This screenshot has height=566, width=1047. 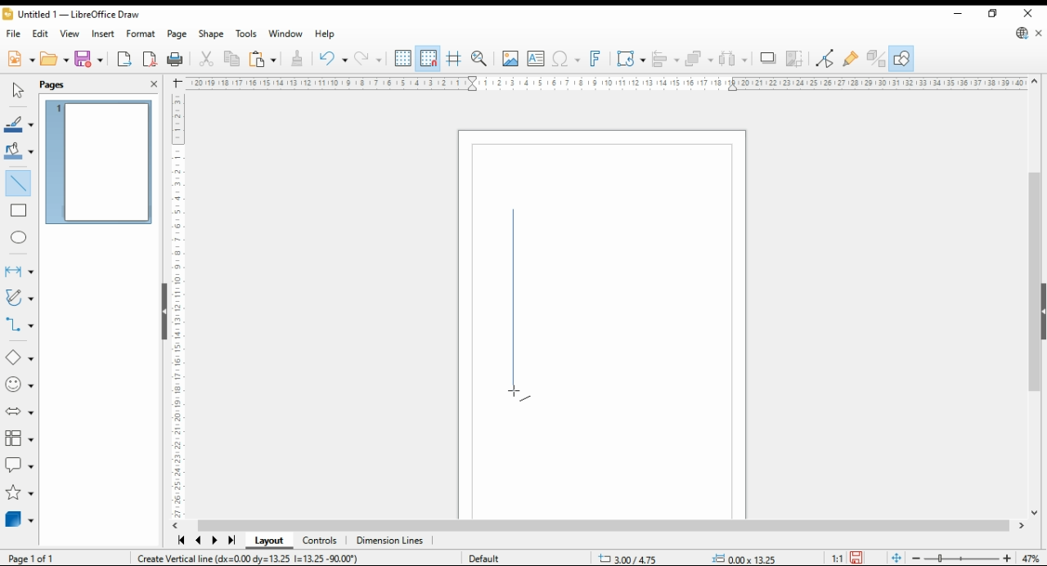 I want to click on -21.15/11.78, so click(x=635, y=559).